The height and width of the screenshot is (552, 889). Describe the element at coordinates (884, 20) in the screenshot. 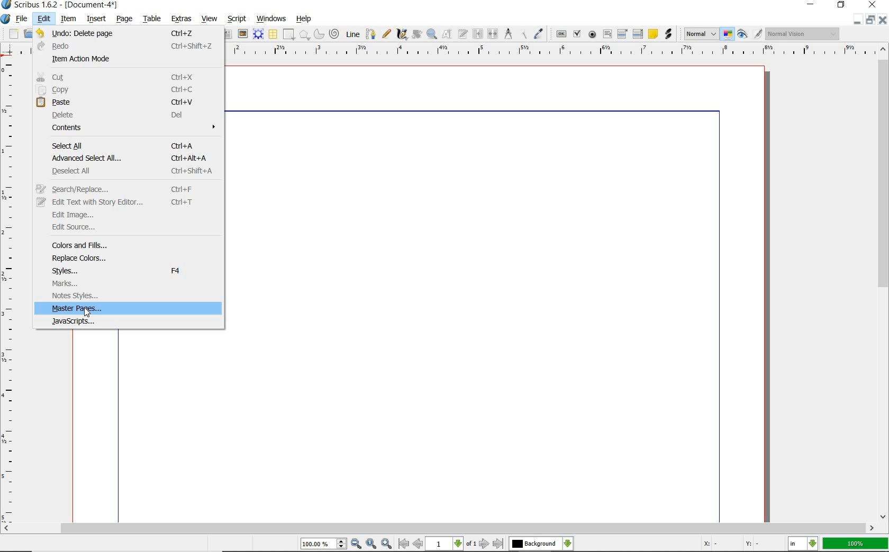

I see `close` at that location.